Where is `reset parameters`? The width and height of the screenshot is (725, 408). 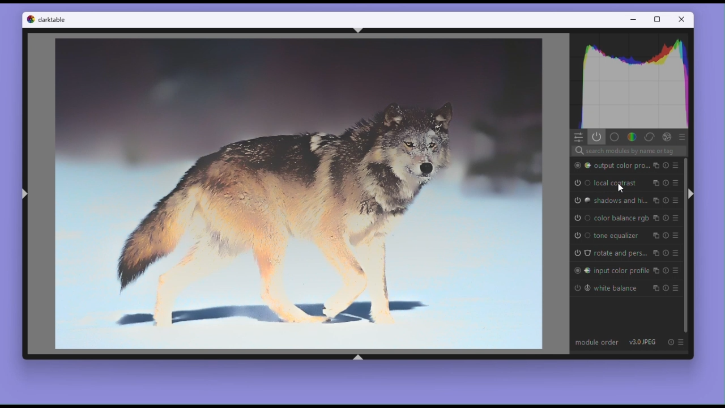
reset parameters is located at coordinates (666, 183).